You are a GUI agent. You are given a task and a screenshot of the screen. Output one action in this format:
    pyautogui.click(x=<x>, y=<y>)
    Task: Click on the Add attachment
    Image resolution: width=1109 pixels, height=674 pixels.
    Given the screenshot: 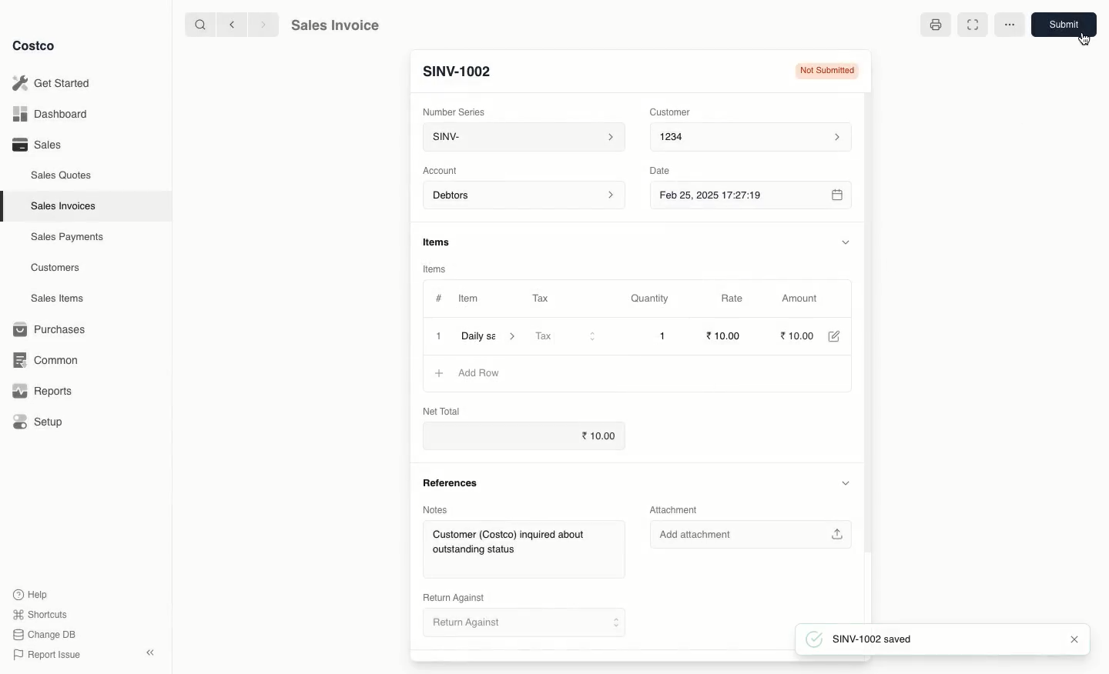 What is the action you would take?
    pyautogui.click(x=752, y=534)
    